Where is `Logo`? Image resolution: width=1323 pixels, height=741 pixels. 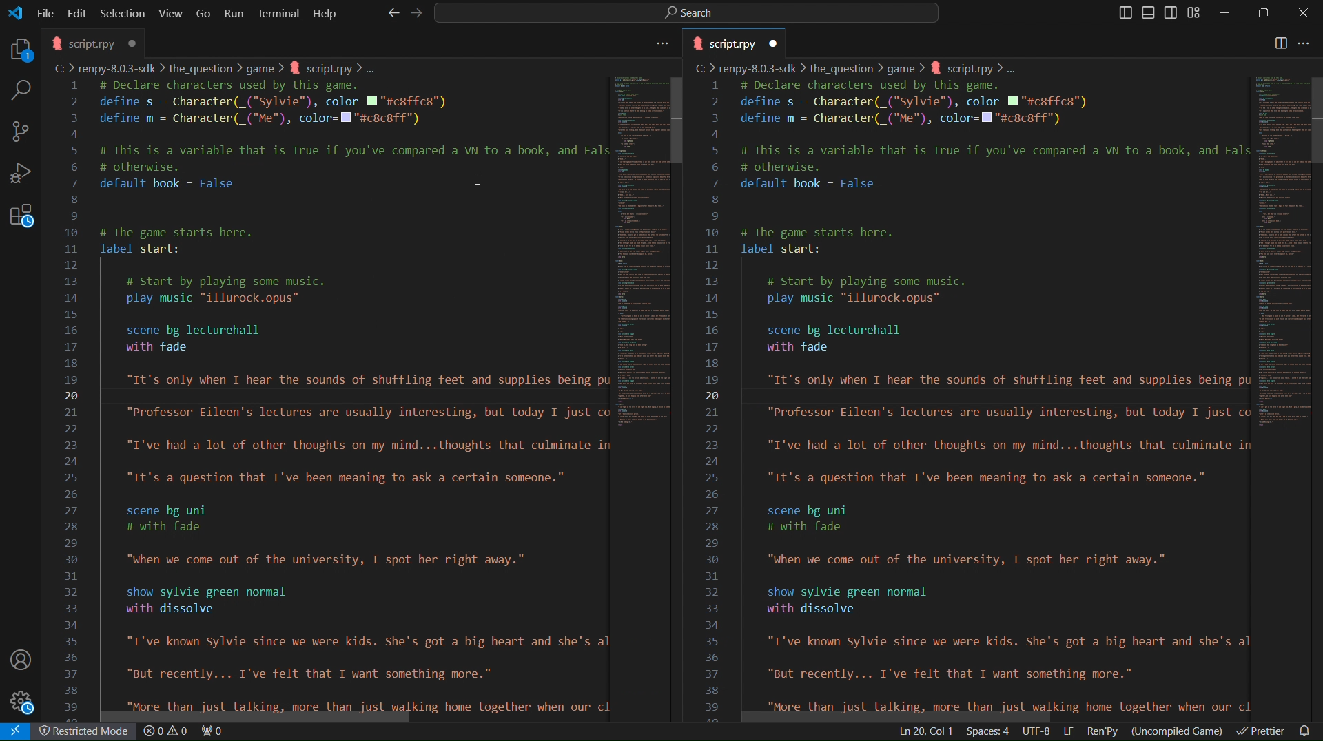 Logo is located at coordinates (15, 13).